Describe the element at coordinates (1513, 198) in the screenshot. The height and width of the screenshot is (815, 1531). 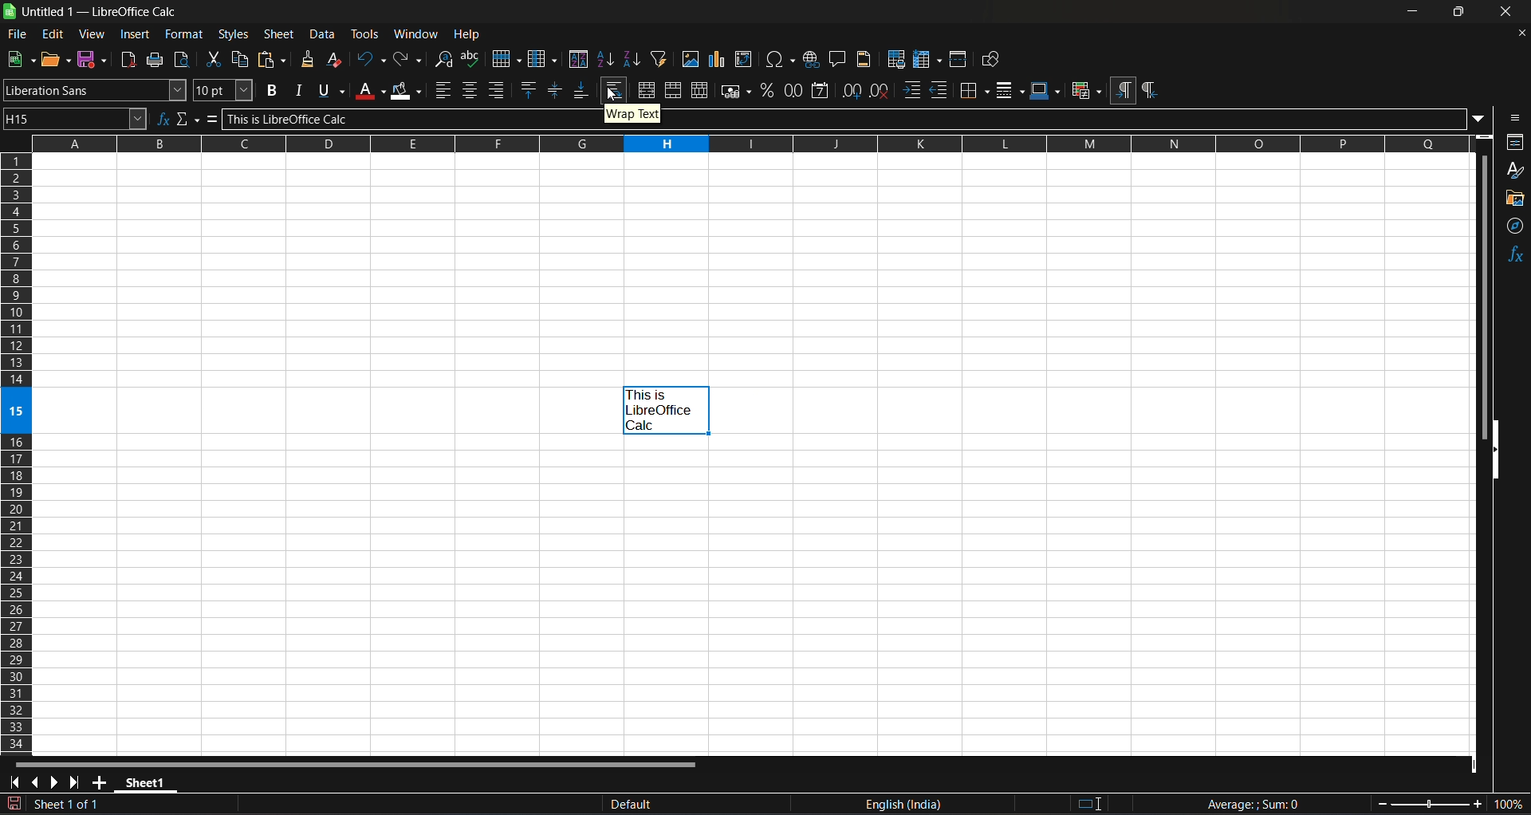
I see `gallery` at that location.